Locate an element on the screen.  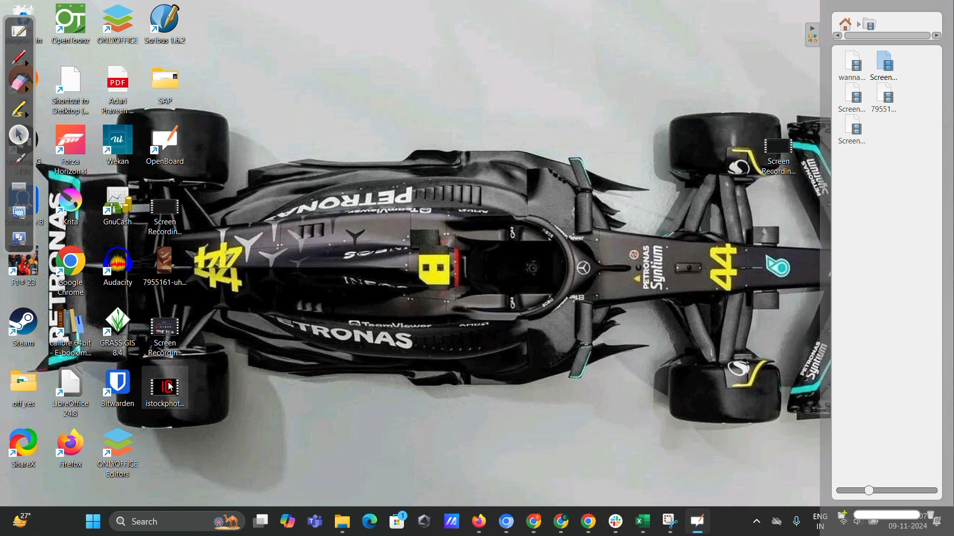
video 4 is located at coordinates (890, 103).